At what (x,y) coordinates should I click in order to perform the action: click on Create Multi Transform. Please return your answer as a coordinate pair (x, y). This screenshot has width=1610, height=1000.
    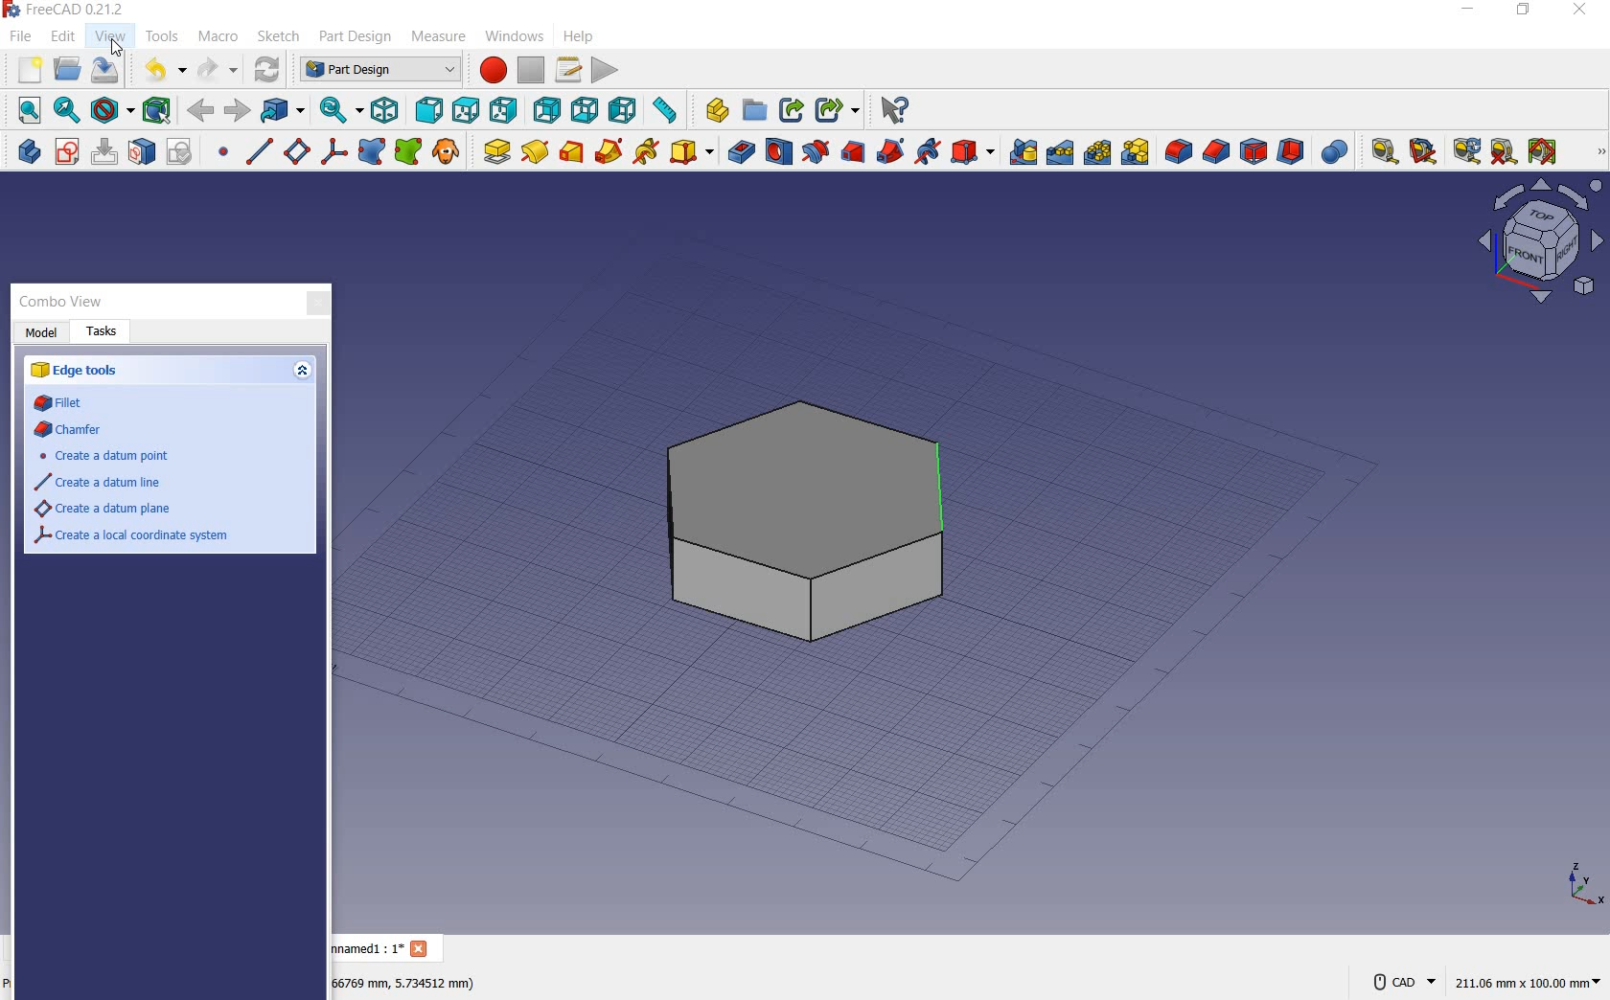
    Looking at the image, I should click on (1136, 152).